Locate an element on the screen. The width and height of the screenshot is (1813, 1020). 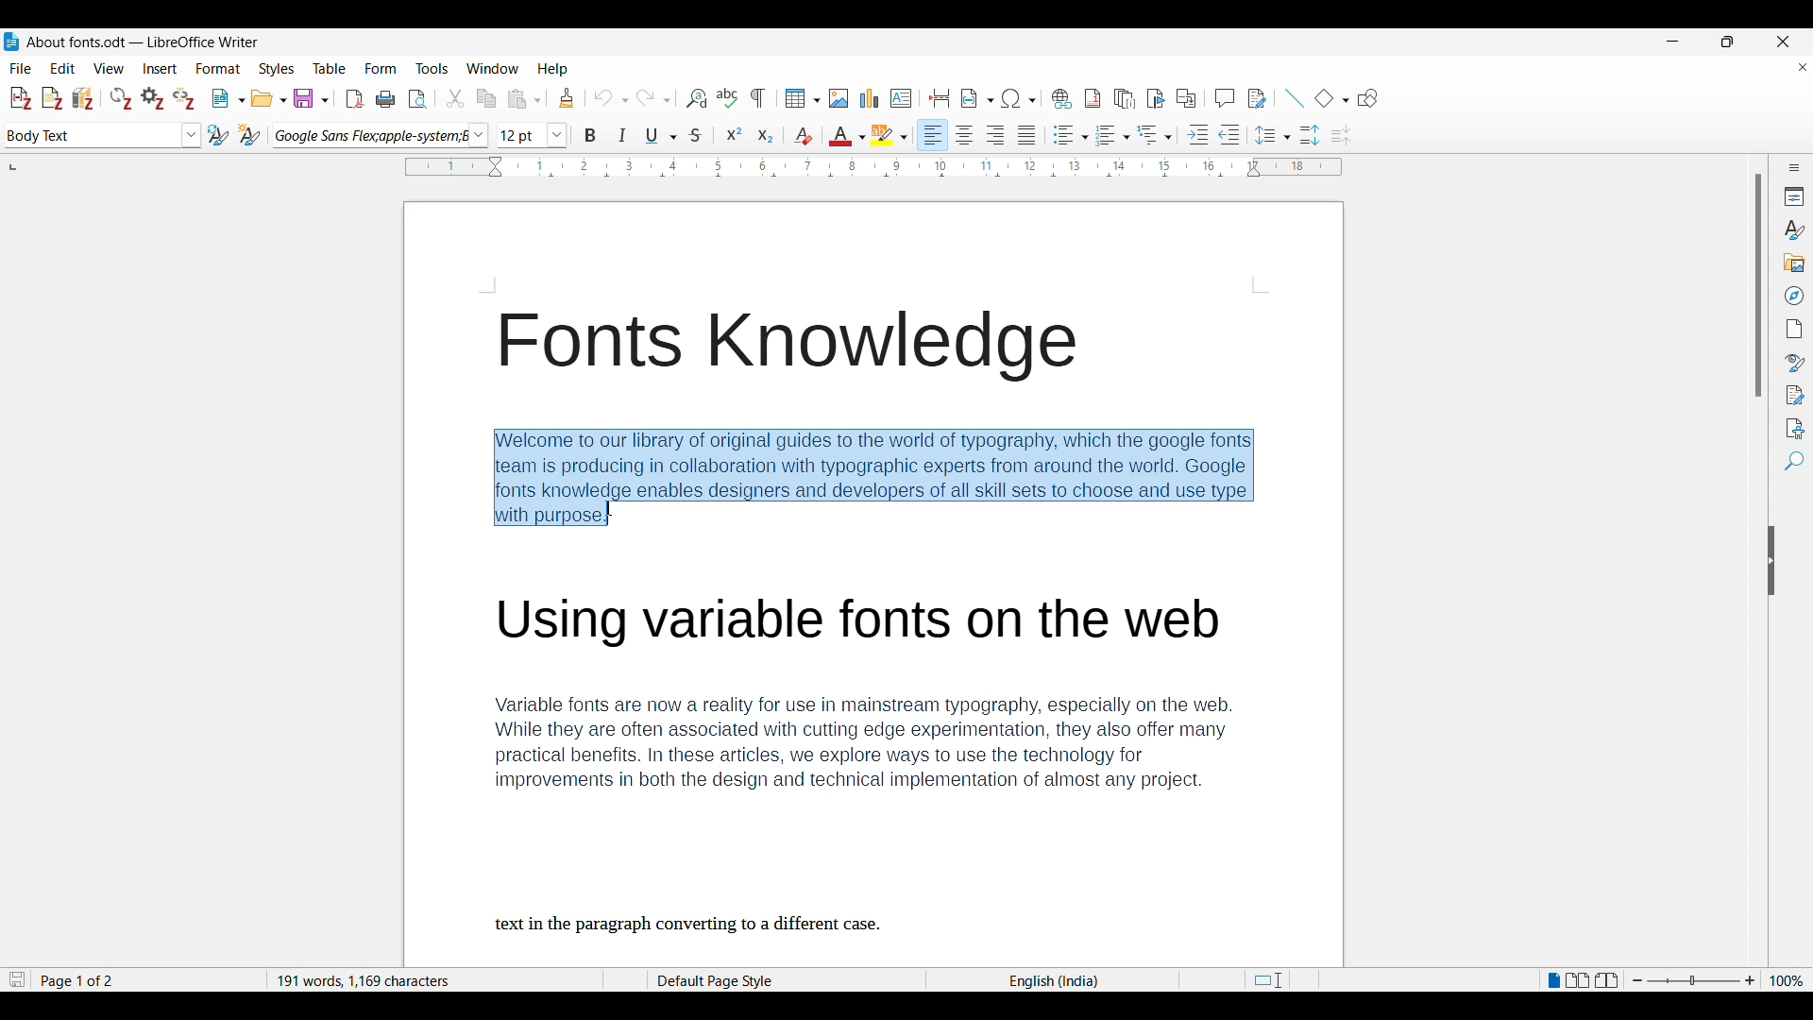
Insert field is located at coordinates (977, 98).